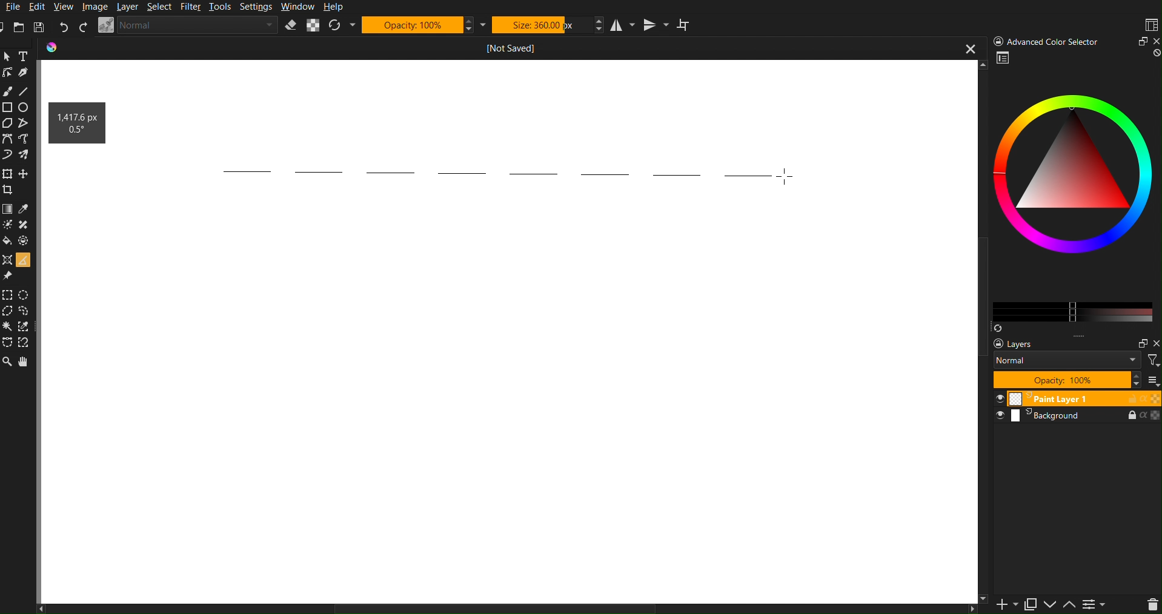 This screenshot has width=1162, height=614. Describe the element at coordinates (1077, 399) in the screenshot. I see `Paint Layer` at that location.